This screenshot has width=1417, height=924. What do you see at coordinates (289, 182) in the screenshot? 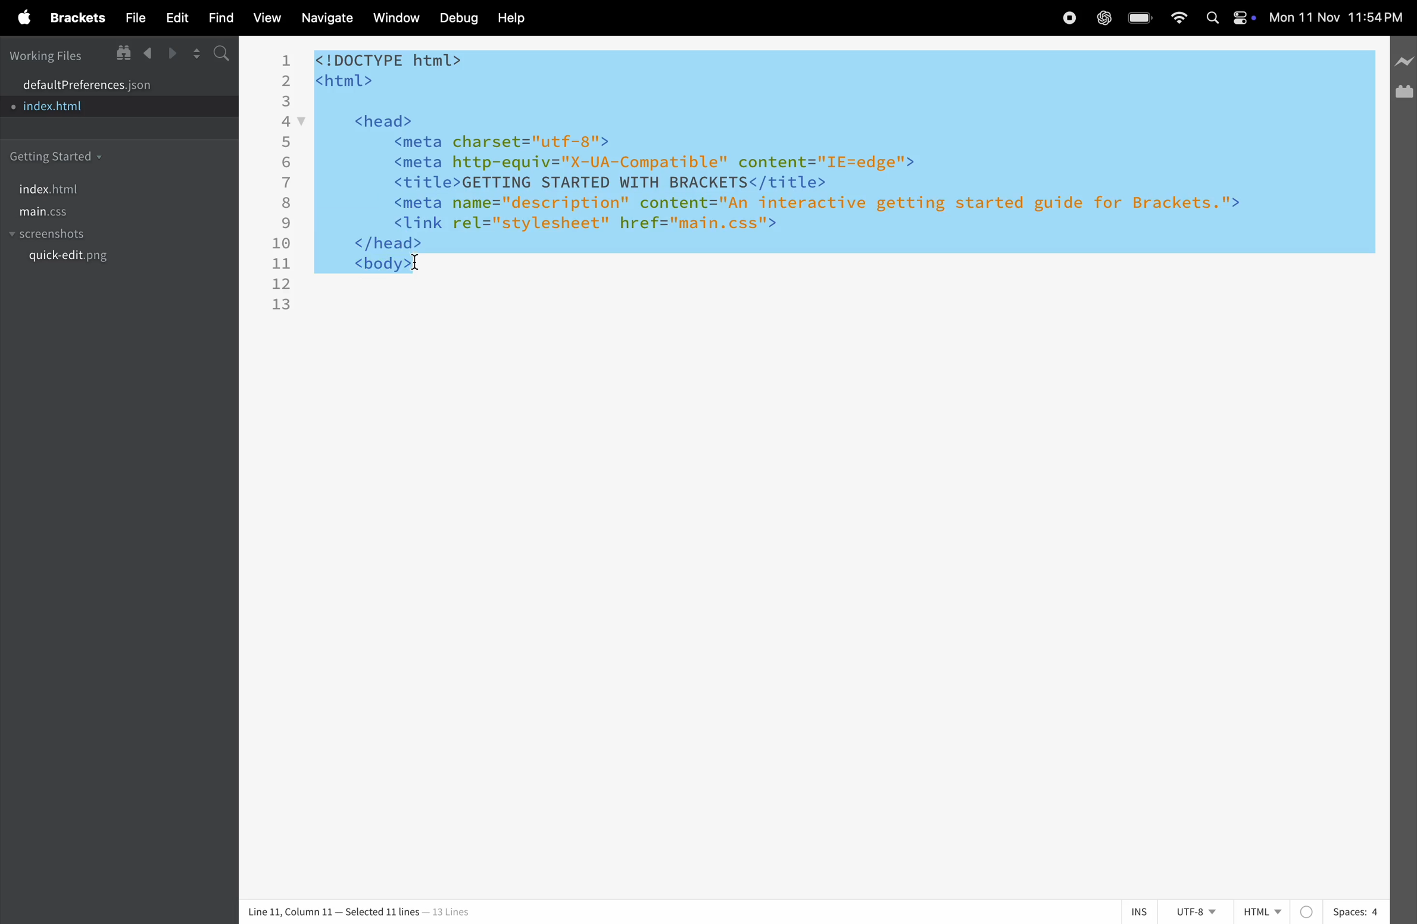
I see `7` at bounding box center [289, 182].